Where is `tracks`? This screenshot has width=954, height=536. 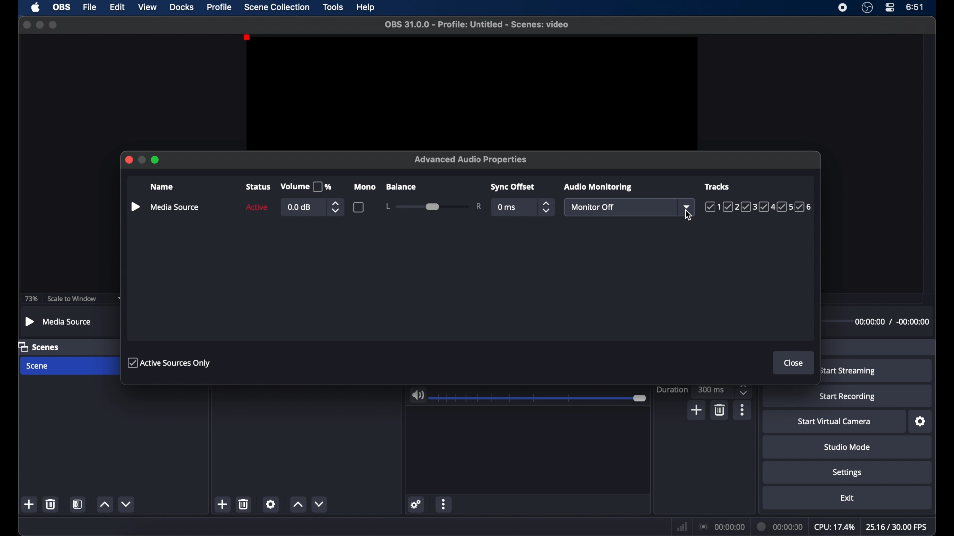 tracks is located at coordinates (758, 207).